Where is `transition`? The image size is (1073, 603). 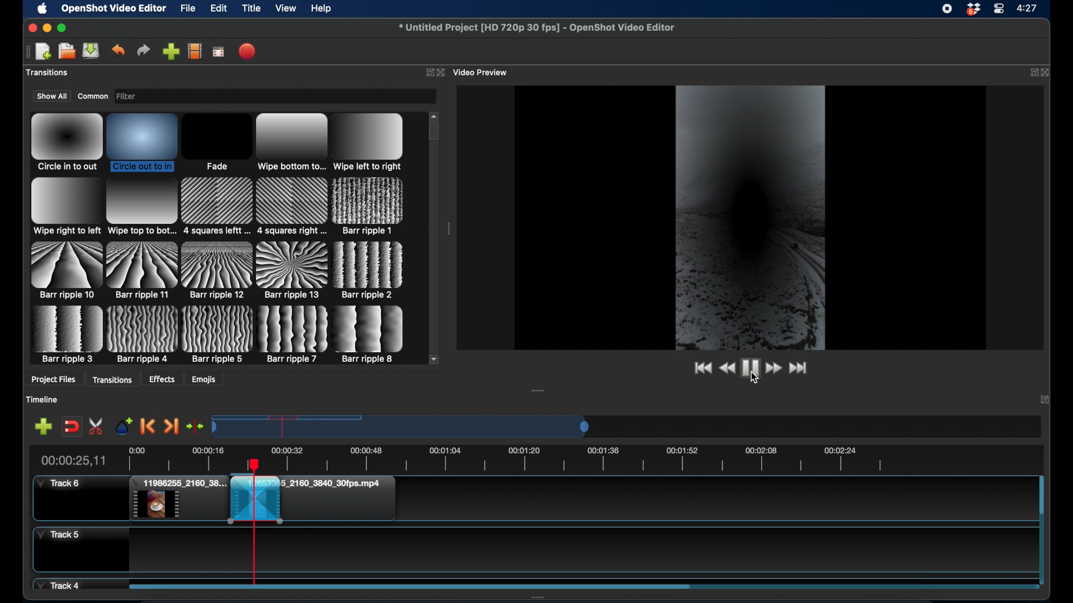 transition is located at coordinates (67, 334).